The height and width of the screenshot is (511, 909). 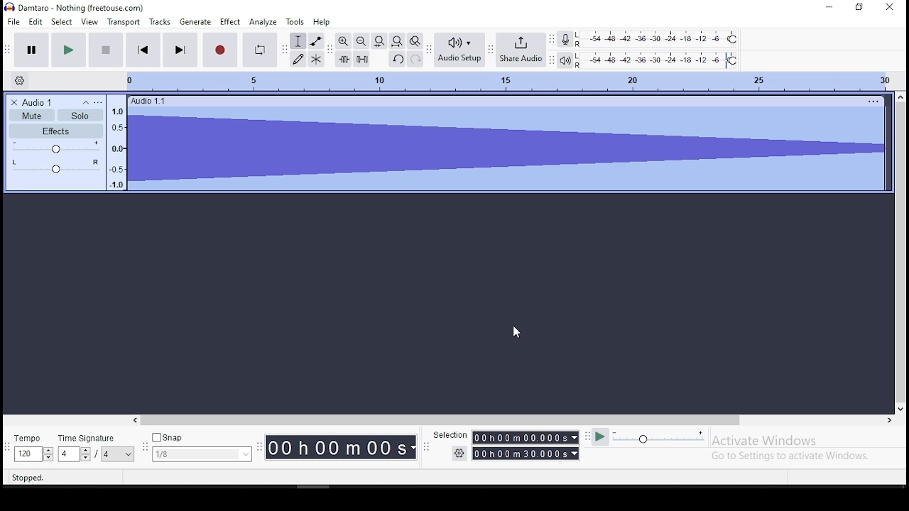 What do you see at coordinates (342, 446) in the screenshot?
I see `duration` at bounding box center [342, 446].